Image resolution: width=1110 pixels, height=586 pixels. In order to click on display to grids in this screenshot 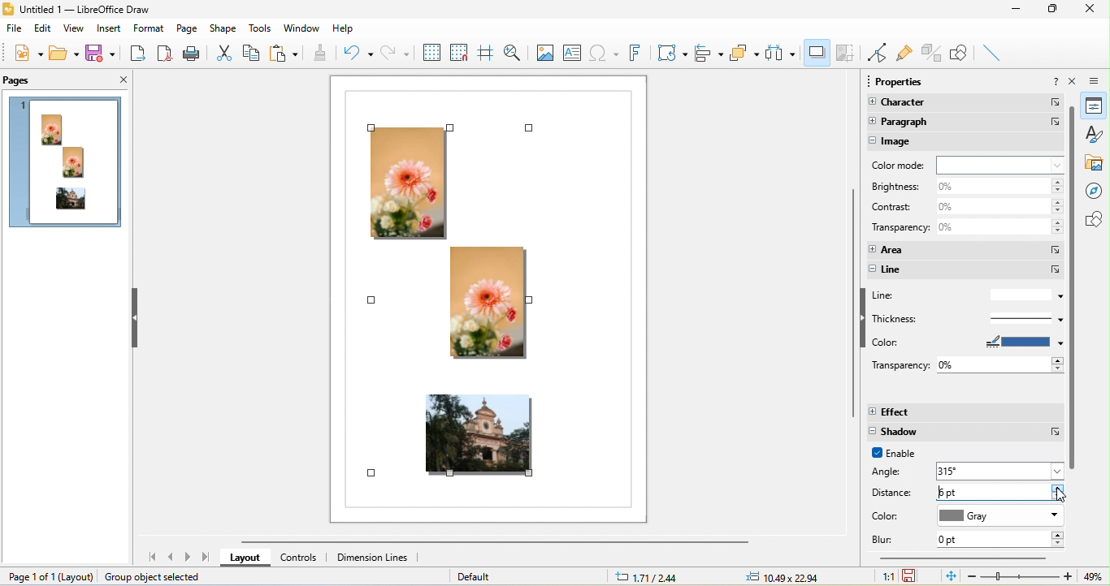, I will do `click(431, 52)`.